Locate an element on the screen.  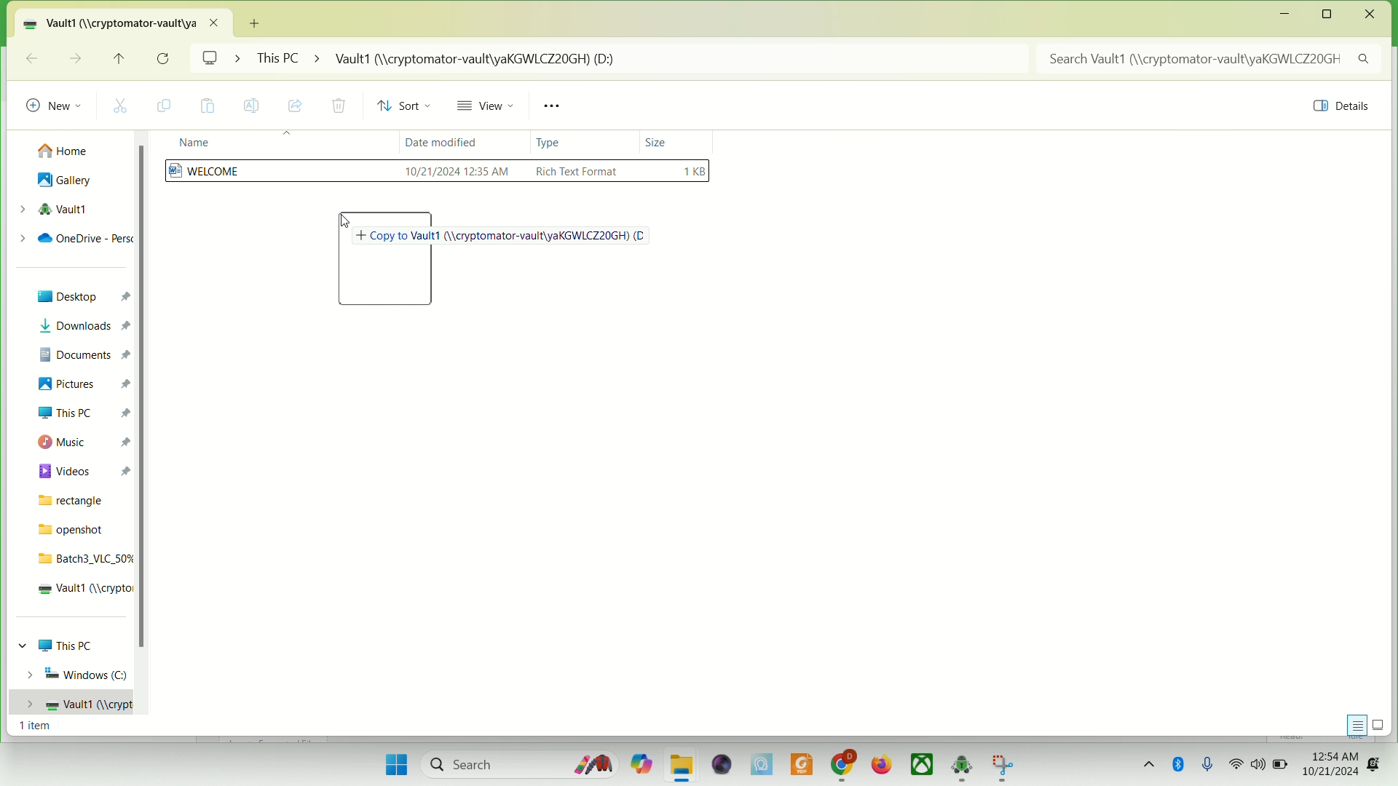
notification is located at coordinates (1375, 765).